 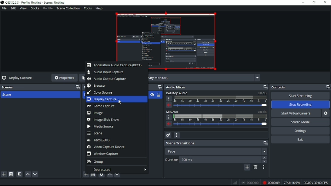 What do you see at coordinates (41, 87) in the screenshot?
I see `Scenes` at bounding box center [41, 87].